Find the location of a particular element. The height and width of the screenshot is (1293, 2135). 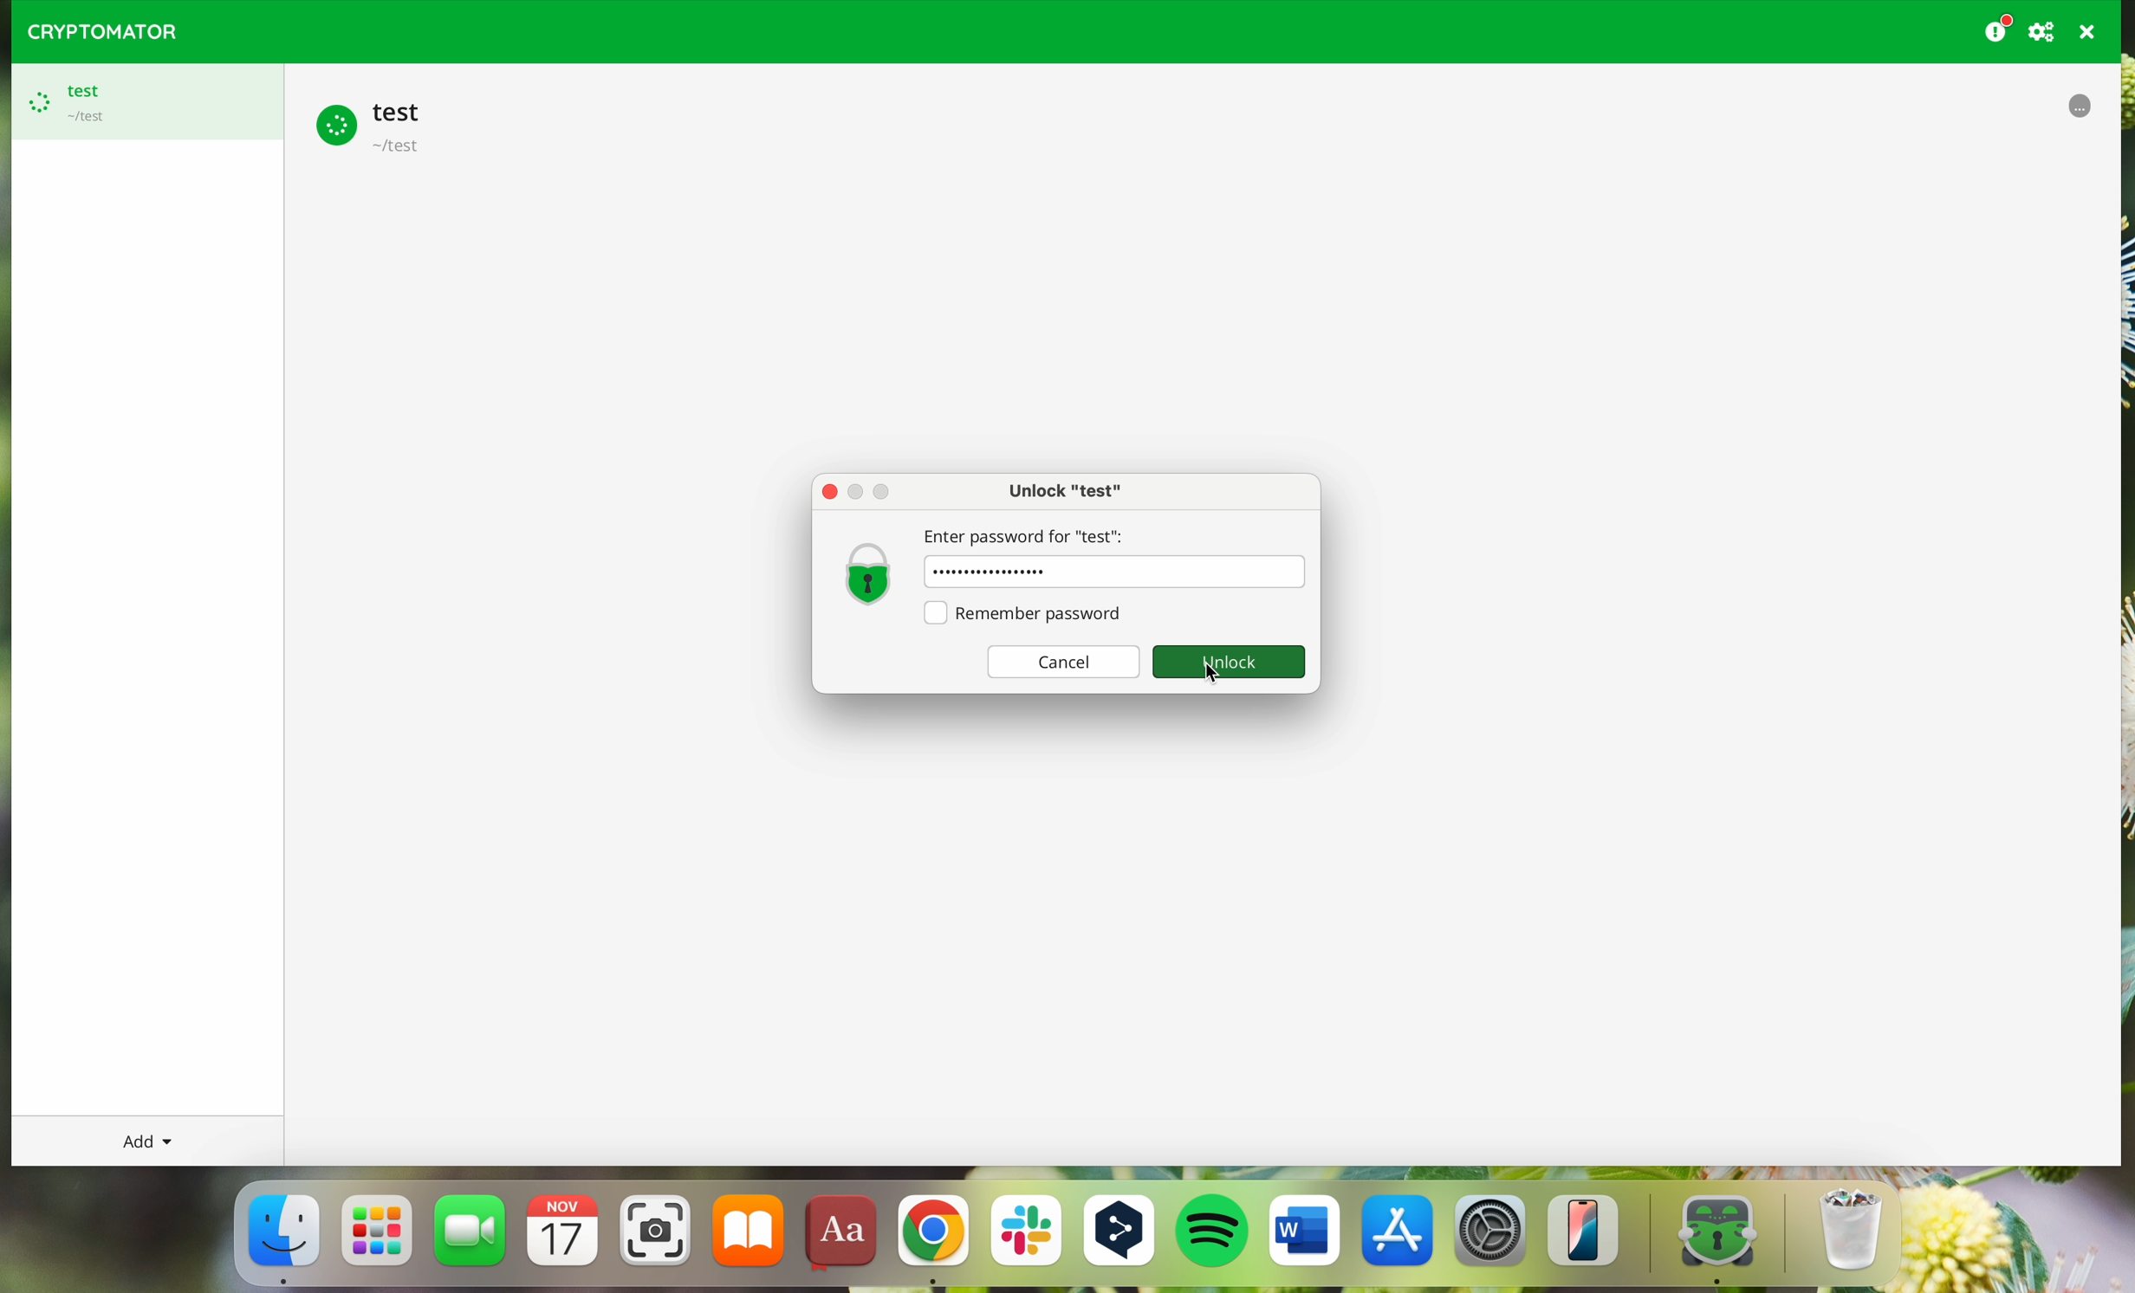

Remember password is located at coordinates (1028, 617).